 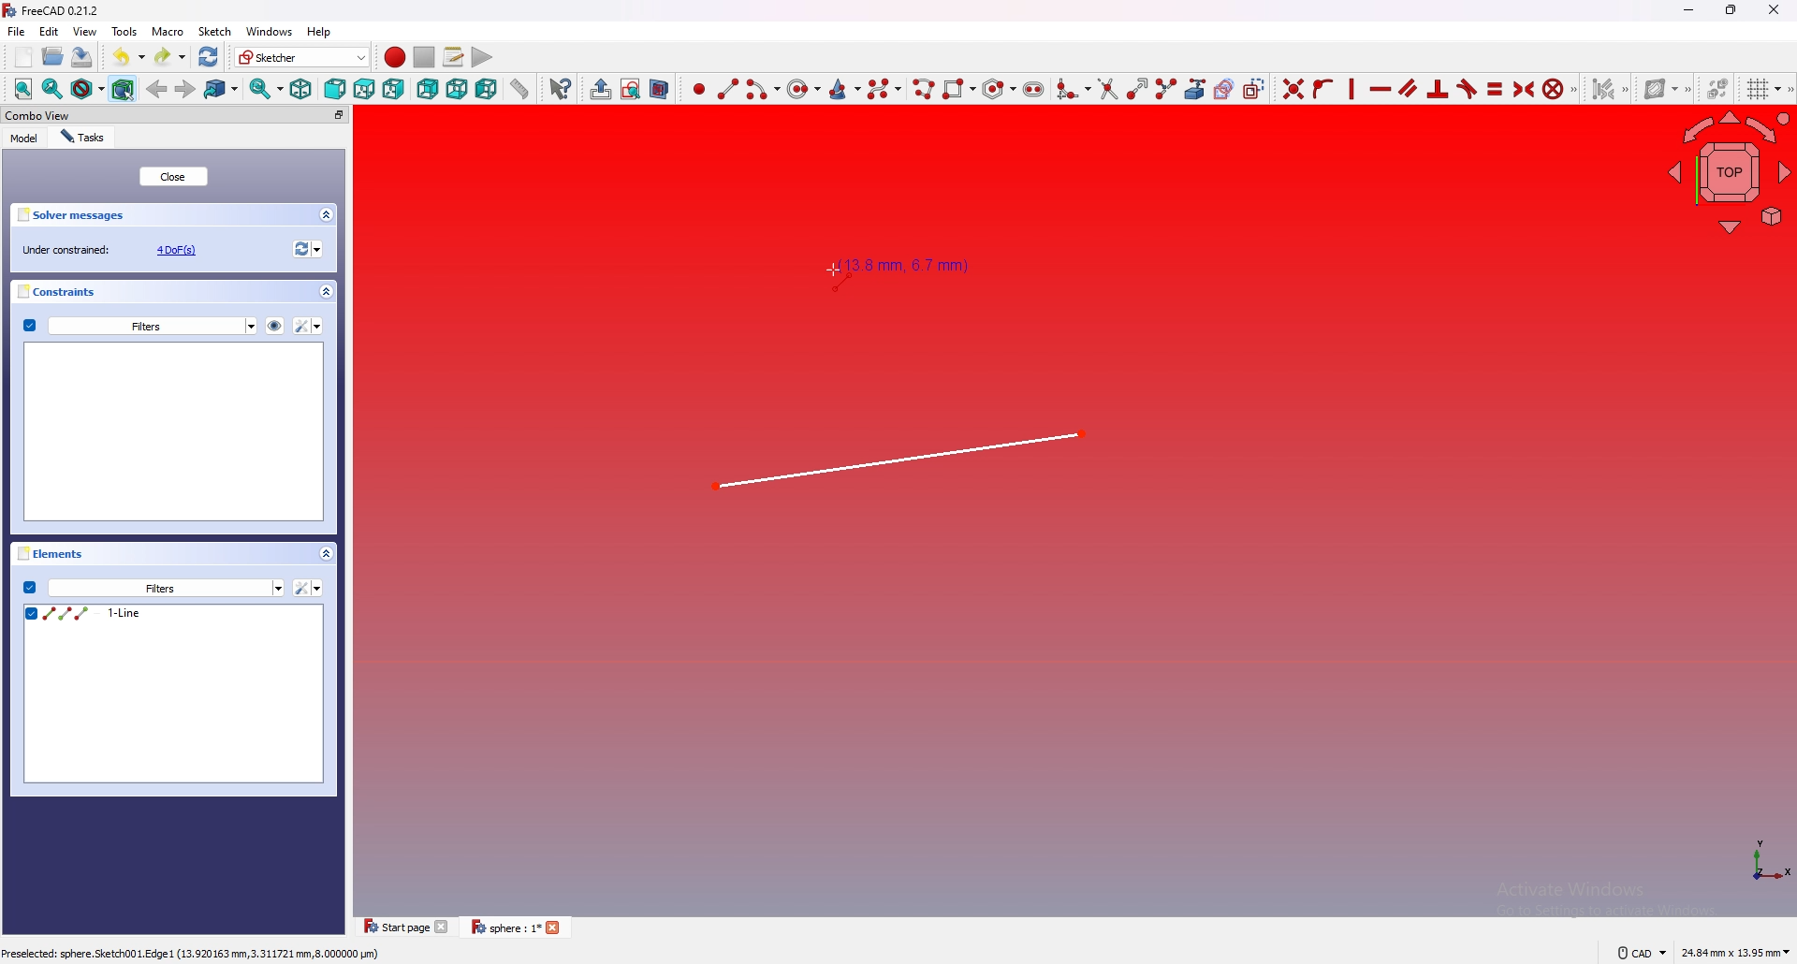 What do you see at coordinates (1193, 89) in the screenshot?
I see `Create external geometry` at bounding box center [1193, 89].